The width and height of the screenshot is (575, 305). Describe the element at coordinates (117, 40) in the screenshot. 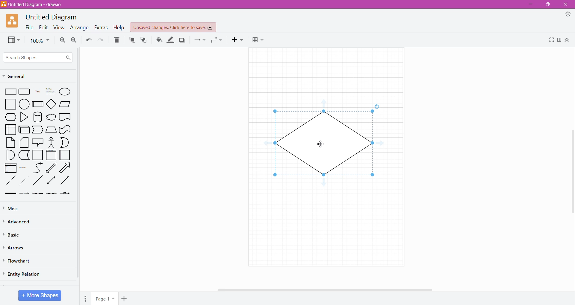

I see `Delete` at that location.